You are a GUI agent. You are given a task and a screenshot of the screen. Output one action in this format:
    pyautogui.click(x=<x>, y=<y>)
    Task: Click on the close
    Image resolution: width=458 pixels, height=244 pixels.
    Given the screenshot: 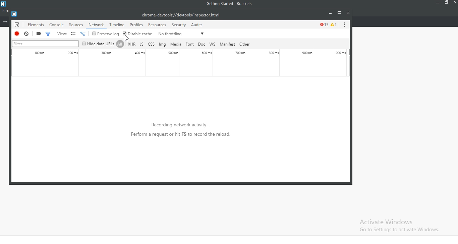 What is the action you would take?
    pyautogui.click(x=454, y=4)
    